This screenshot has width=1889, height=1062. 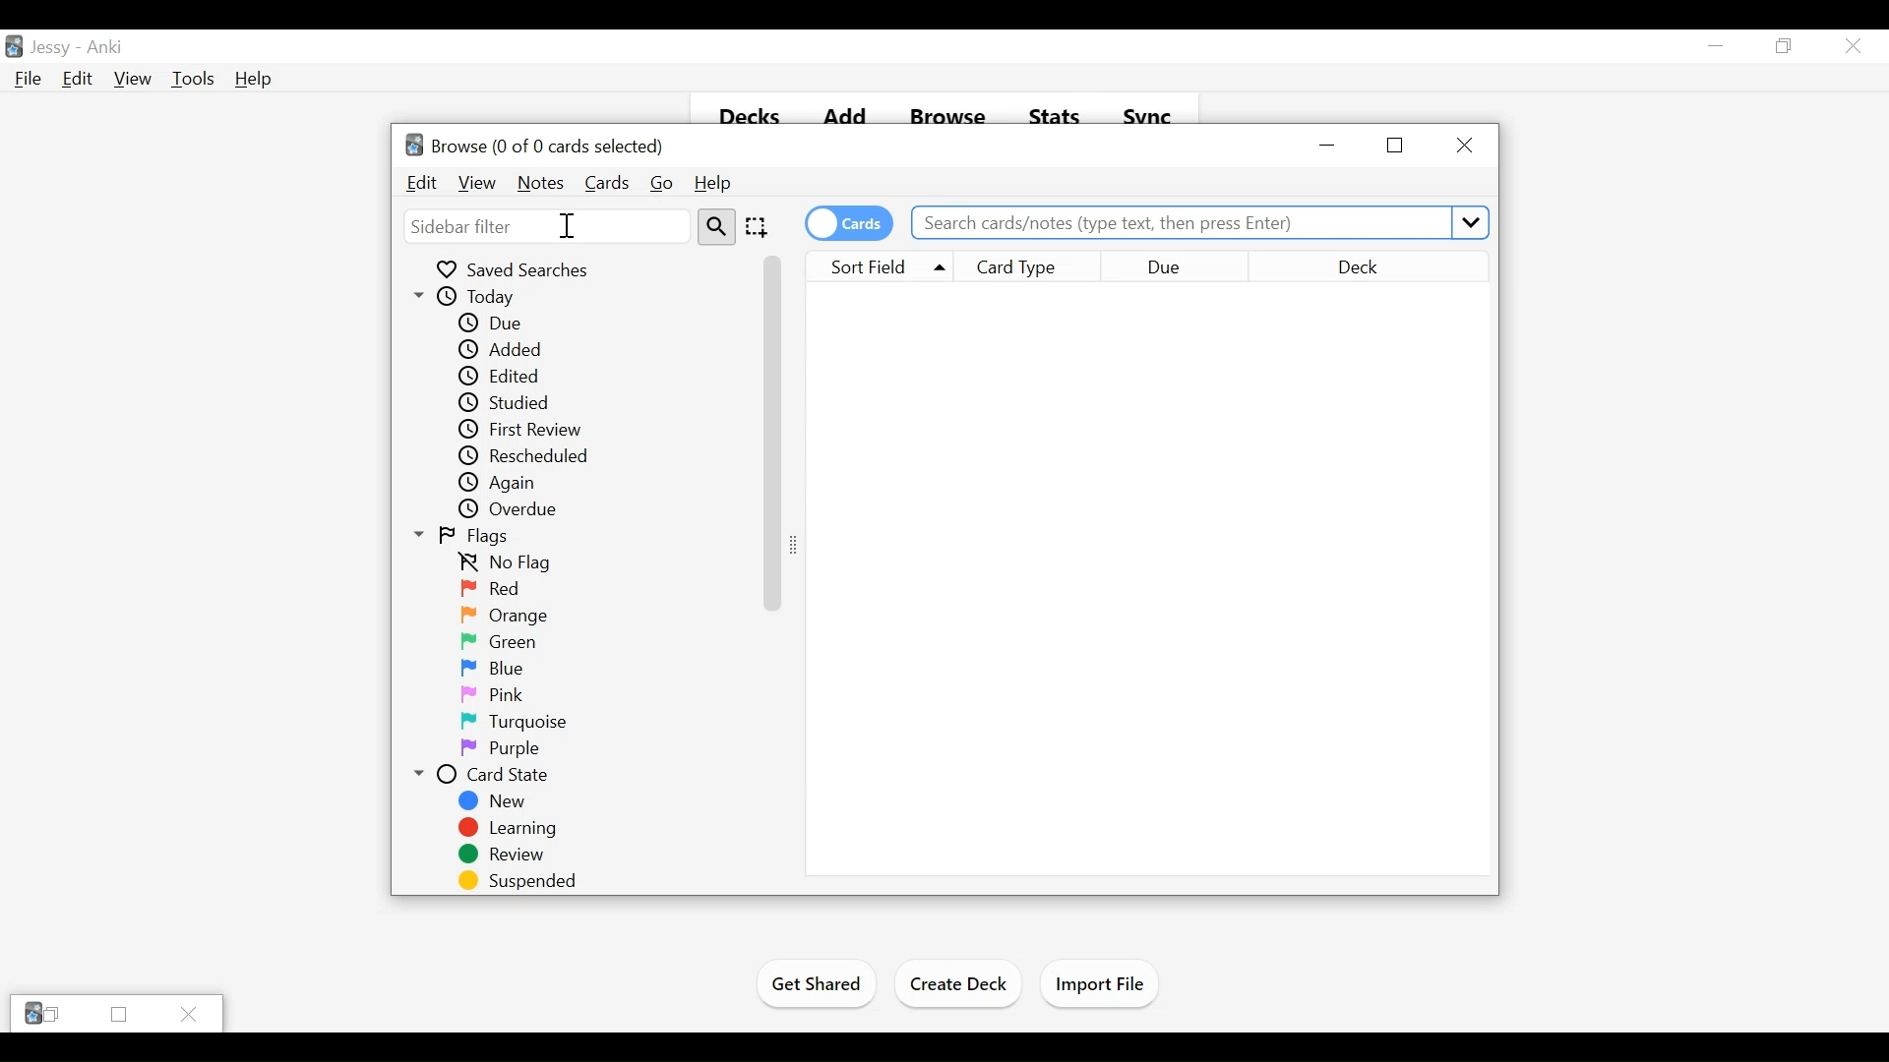 What do you see at coordinates (500, 643) in the screenshot?
I see `Green` at bounding box center [500, 643].